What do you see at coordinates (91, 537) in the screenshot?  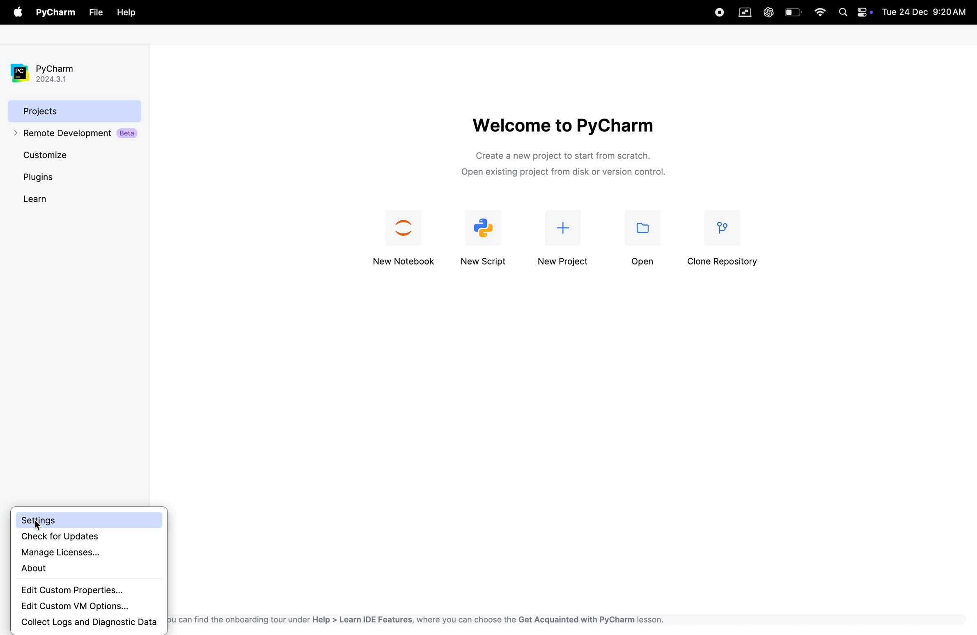 I see `check for updates` at bounding box center [91, 537].